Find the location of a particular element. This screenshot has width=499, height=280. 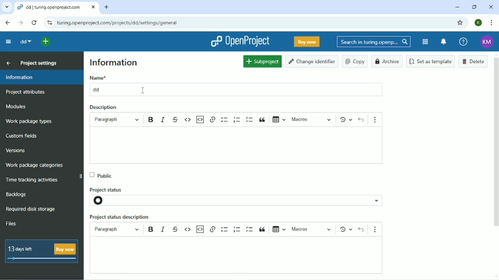

to do lisr is located at coordinates (250, 228).